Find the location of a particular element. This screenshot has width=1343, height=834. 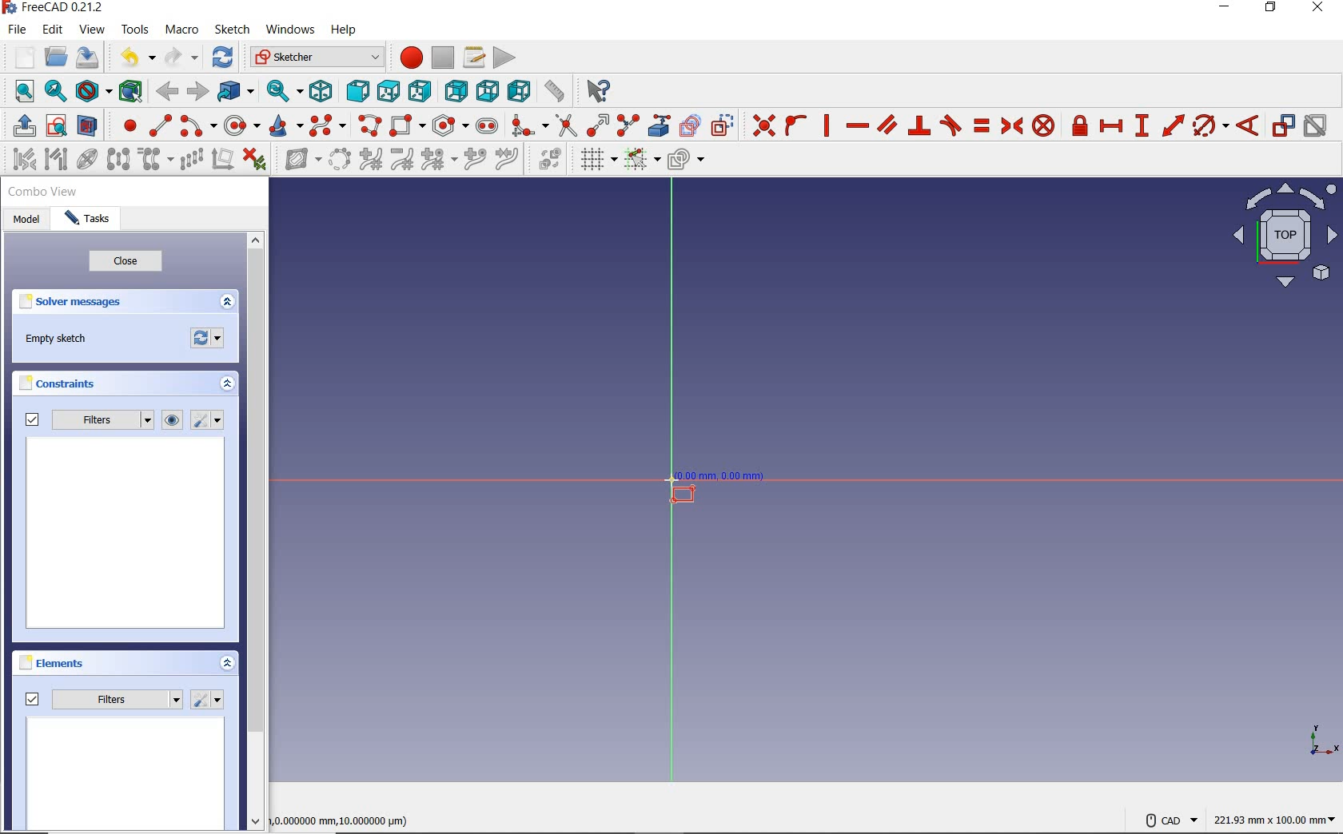

left is located at coordinates (517, 92).